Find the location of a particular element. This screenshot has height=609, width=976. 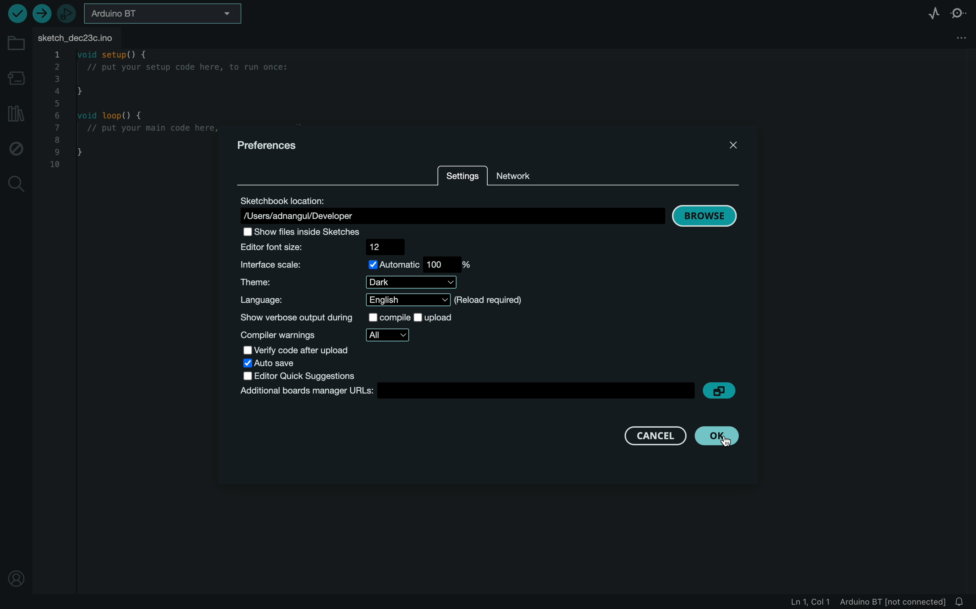

theme is located at coordinates (345, 282).